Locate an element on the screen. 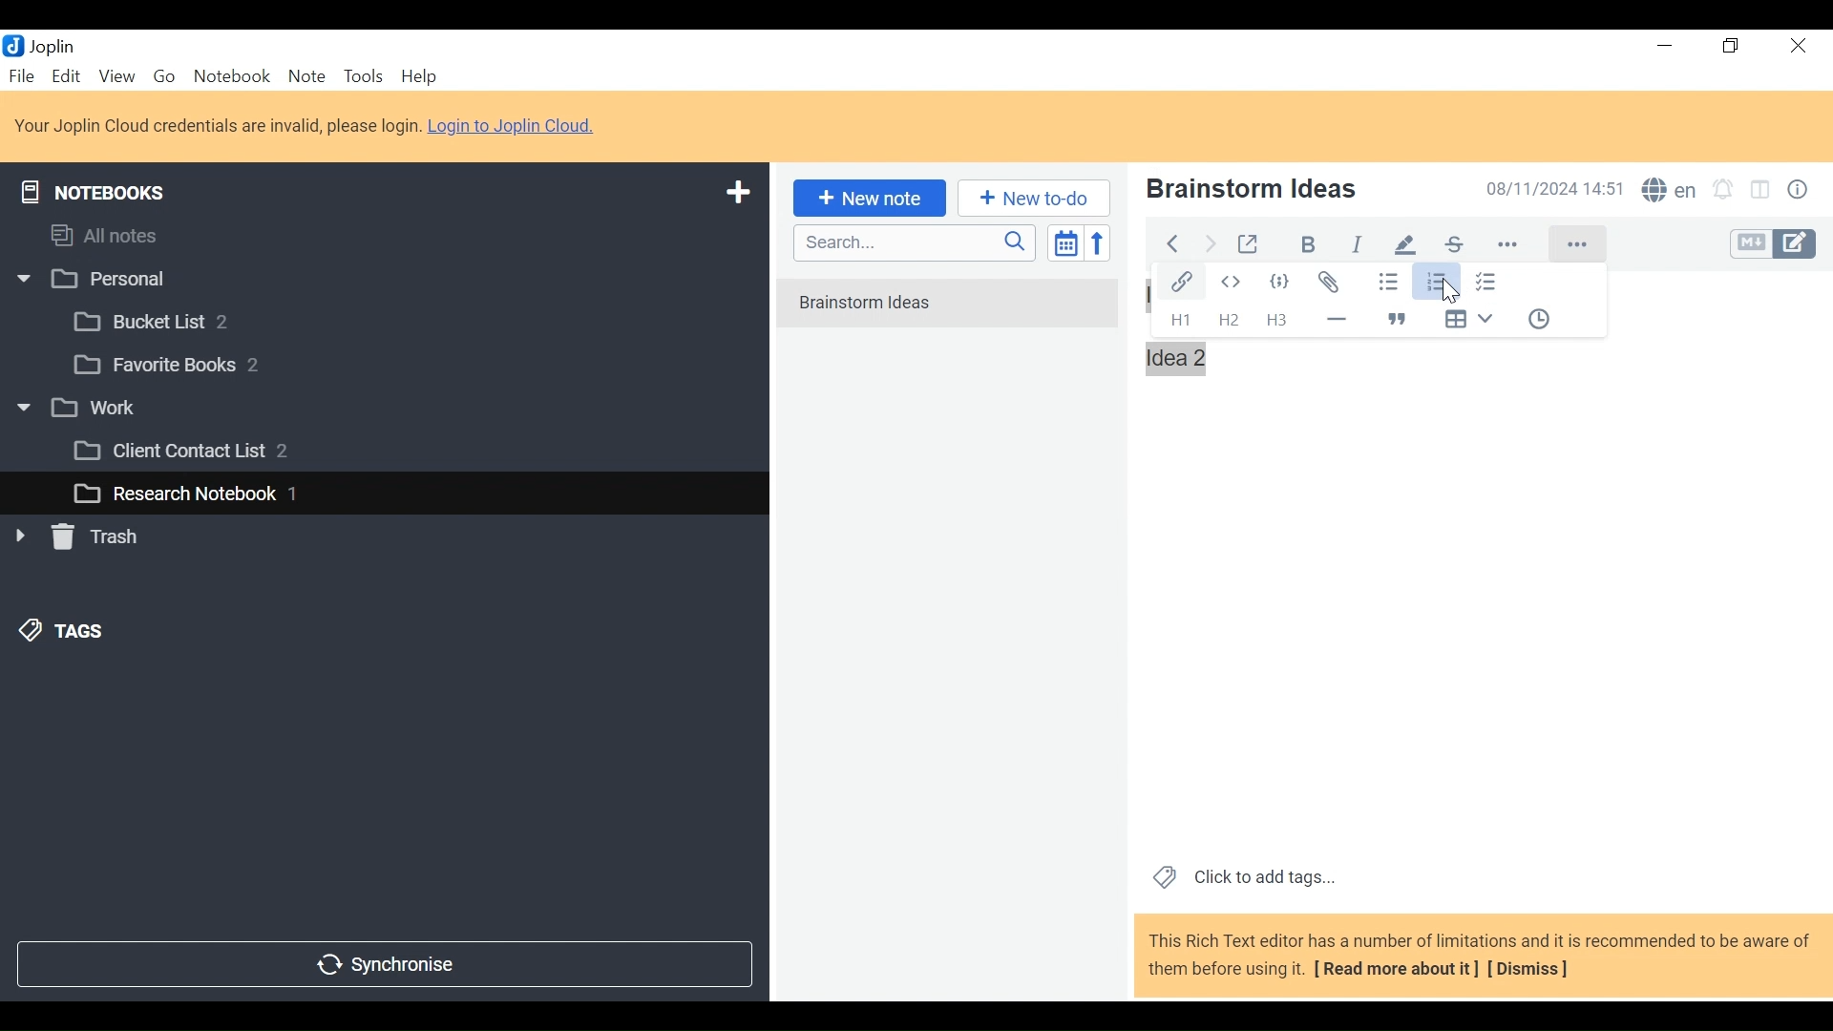 This screenshot has height=1031, width=1833. Note is located at coordinates (306, 75).